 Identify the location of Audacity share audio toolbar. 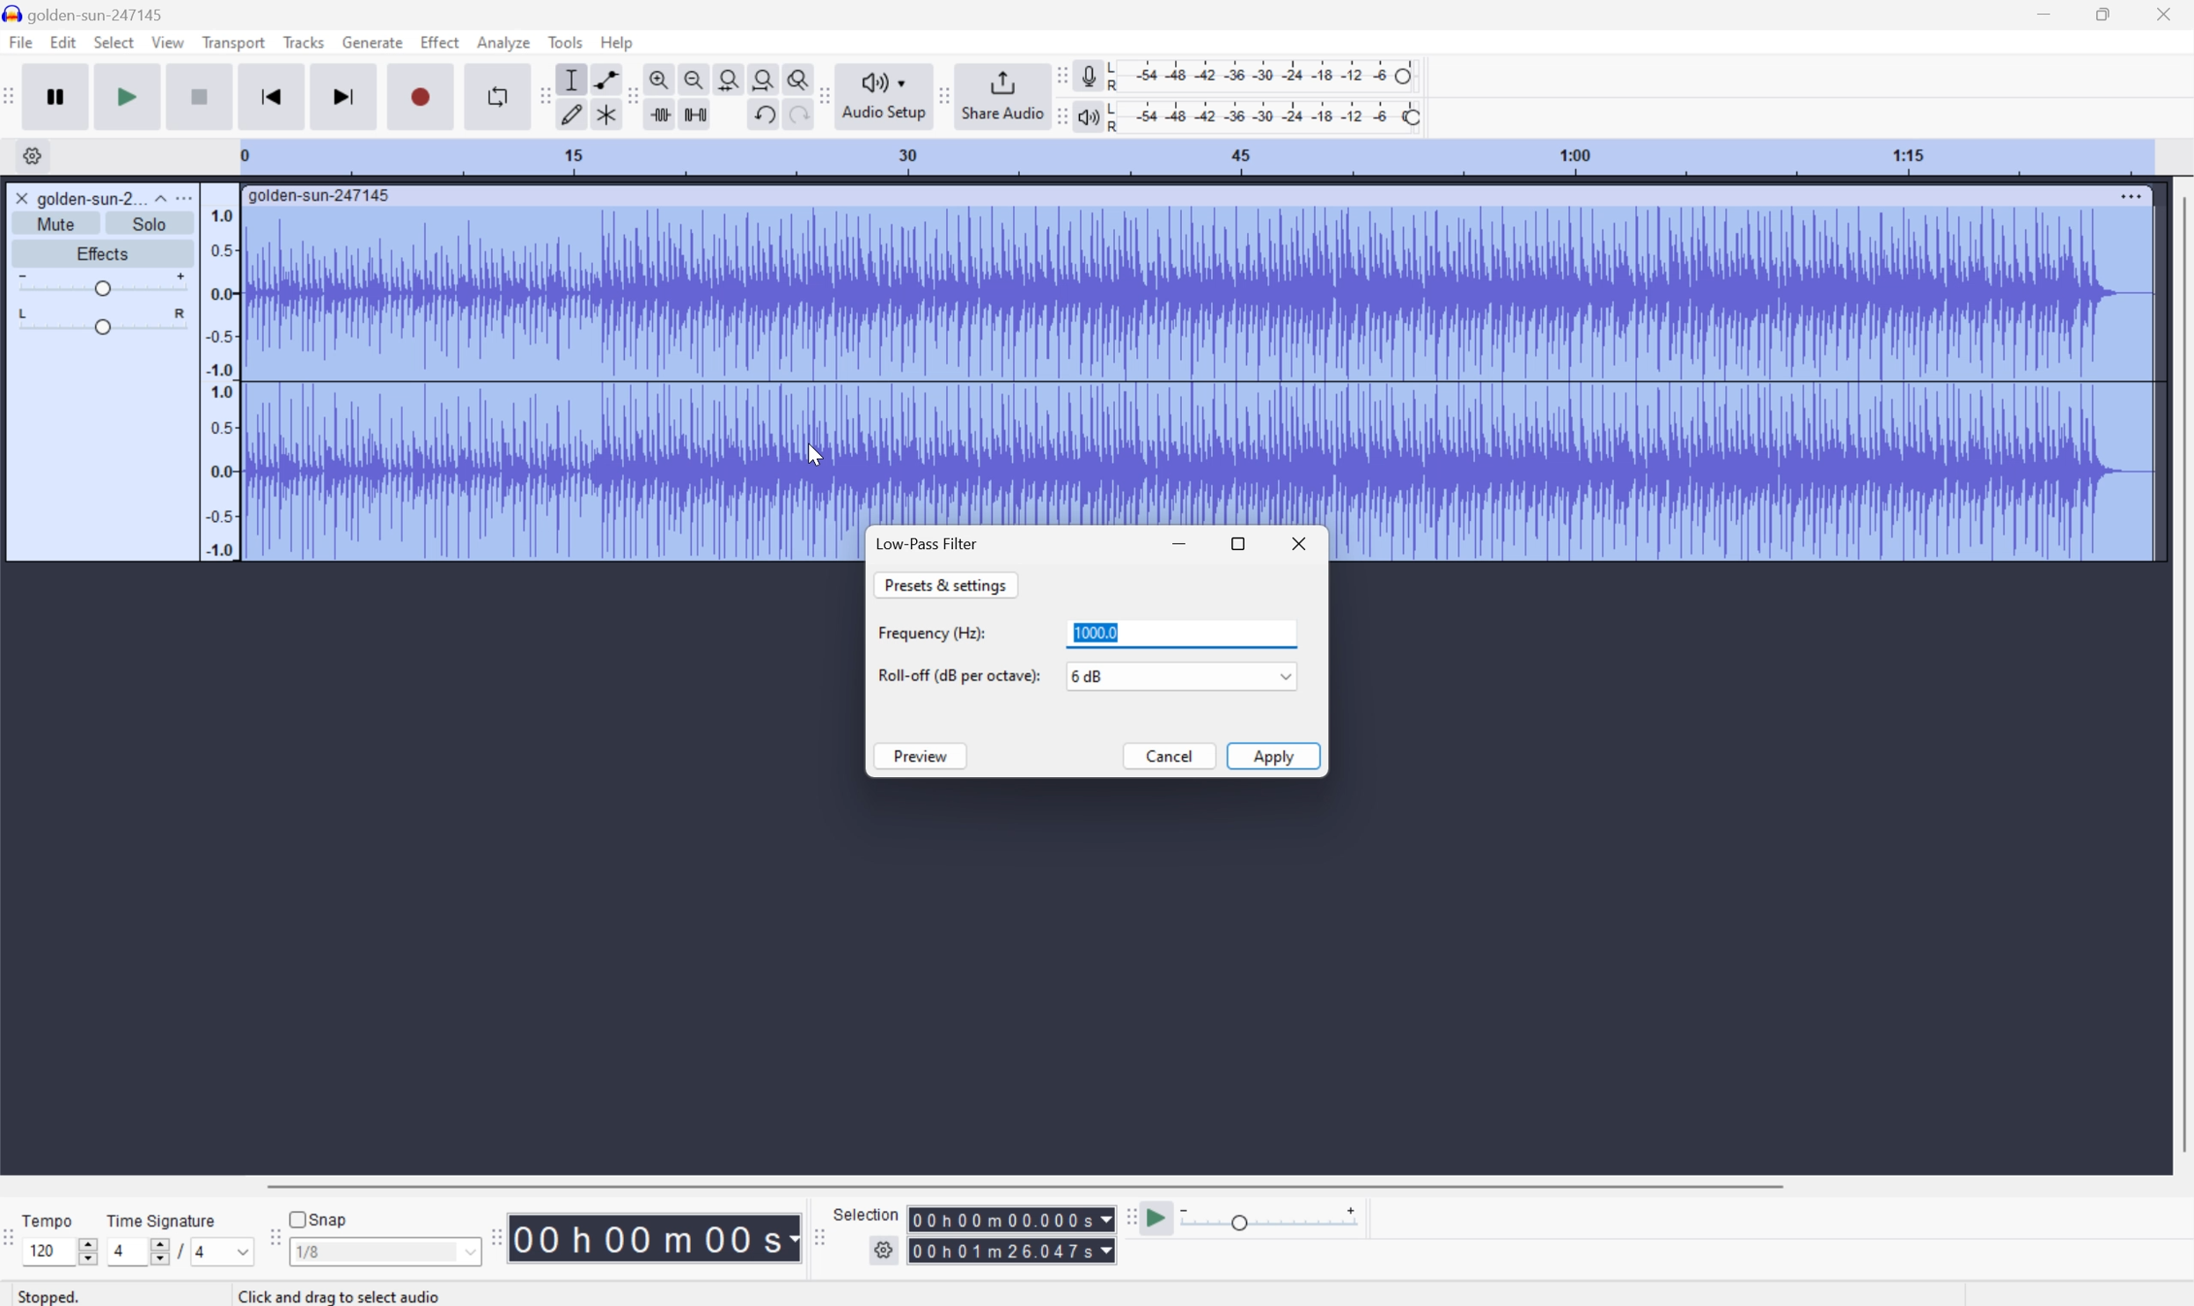
(945, 94).